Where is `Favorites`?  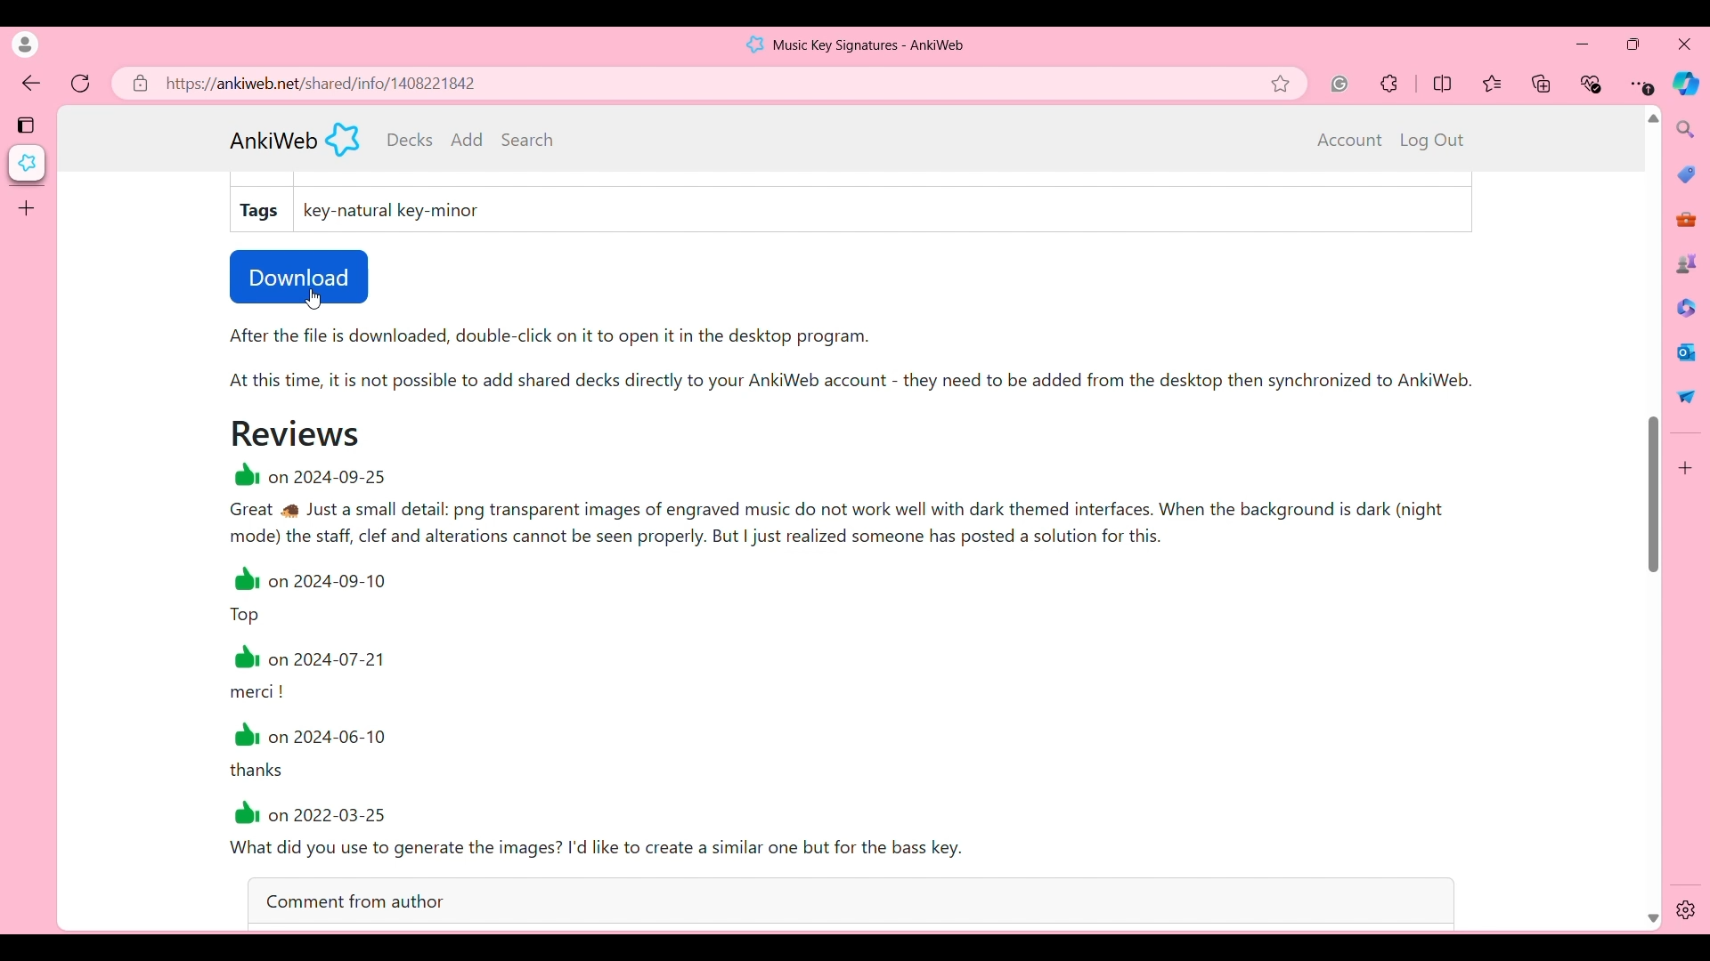 Favorites is located at coordinates (1494, 84).